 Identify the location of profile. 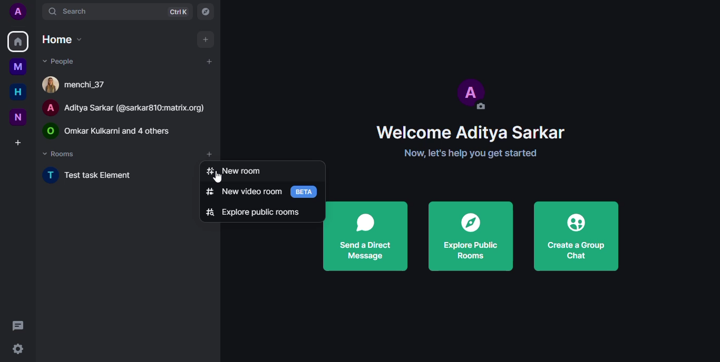
(17, 11).